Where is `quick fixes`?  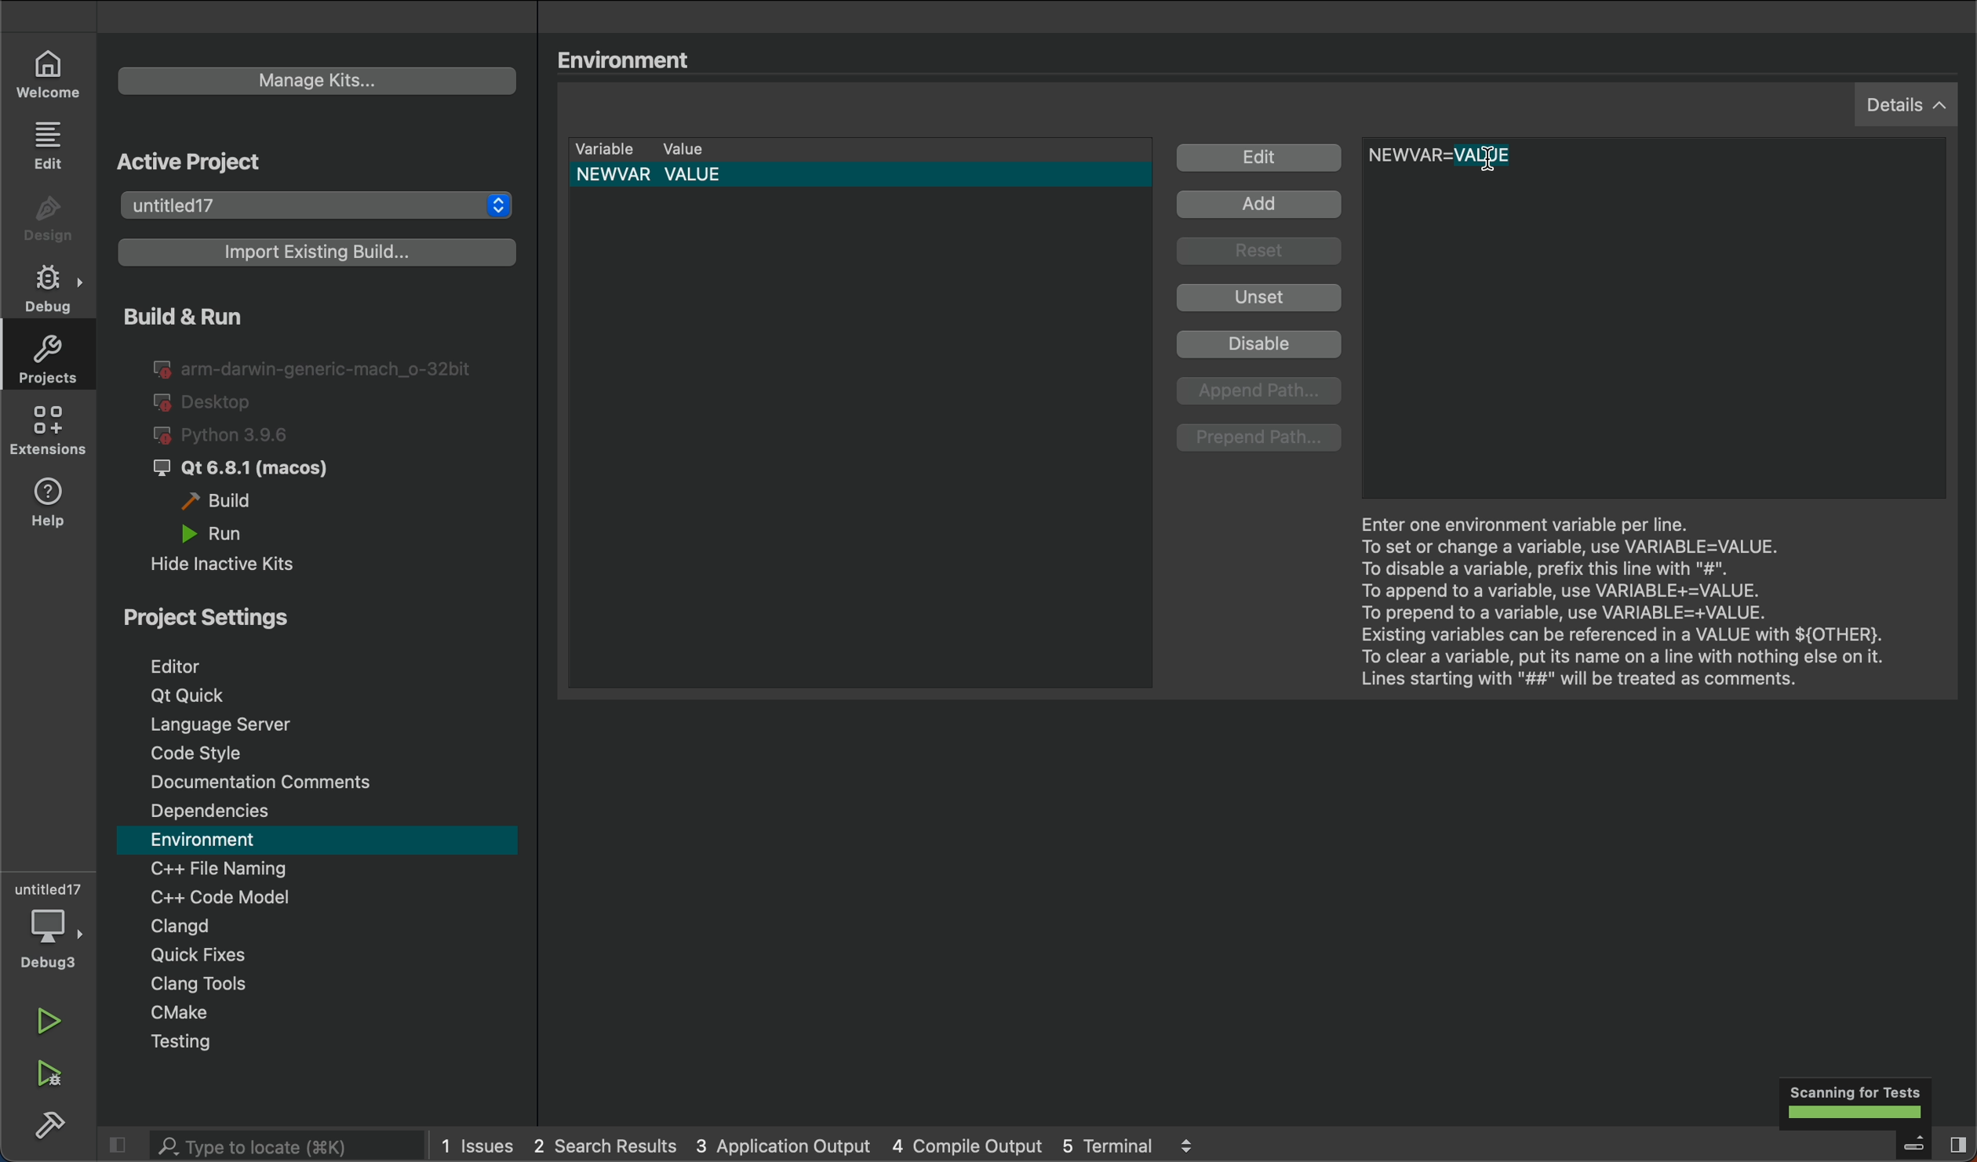
quick fixes is located at coordinates (319, 957).